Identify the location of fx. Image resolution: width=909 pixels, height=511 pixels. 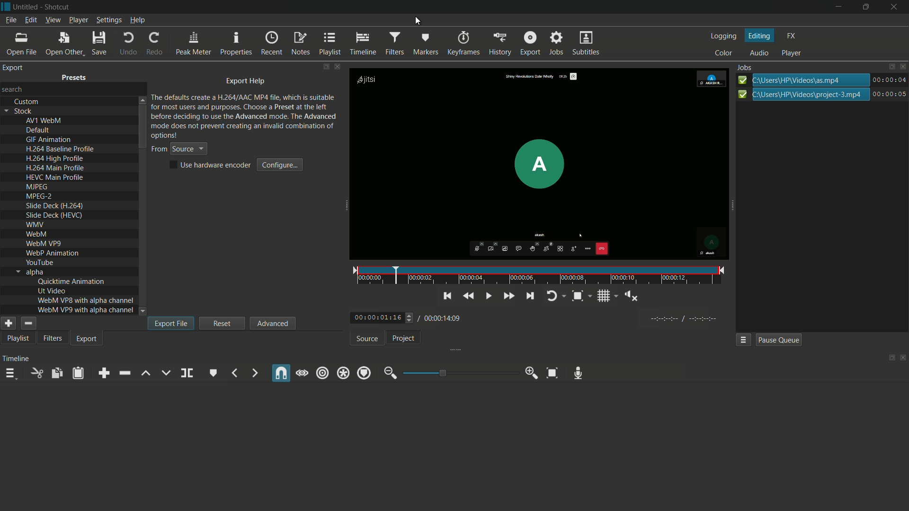
(792, 36).